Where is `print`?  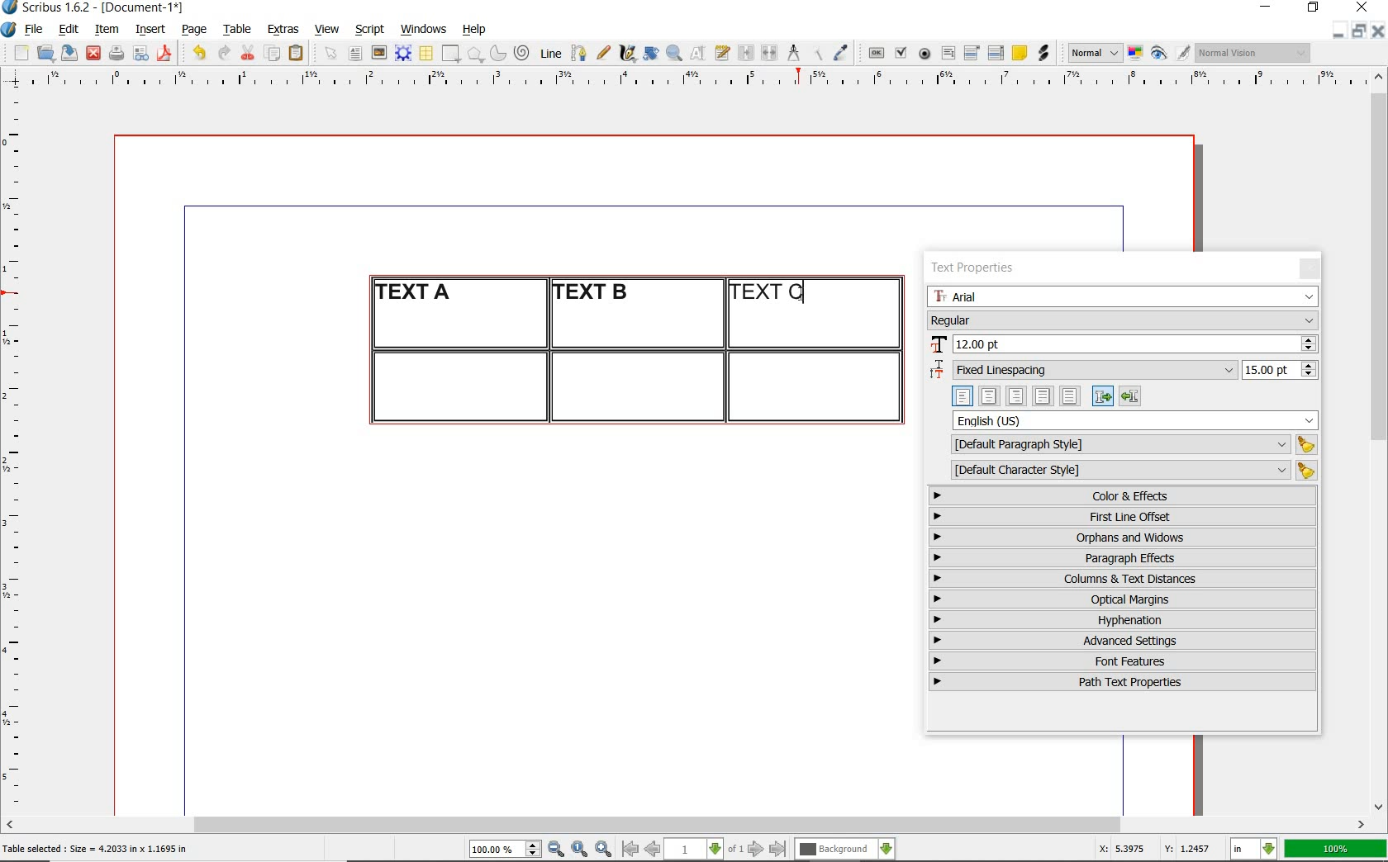 print is located at coordinates (116, 53).